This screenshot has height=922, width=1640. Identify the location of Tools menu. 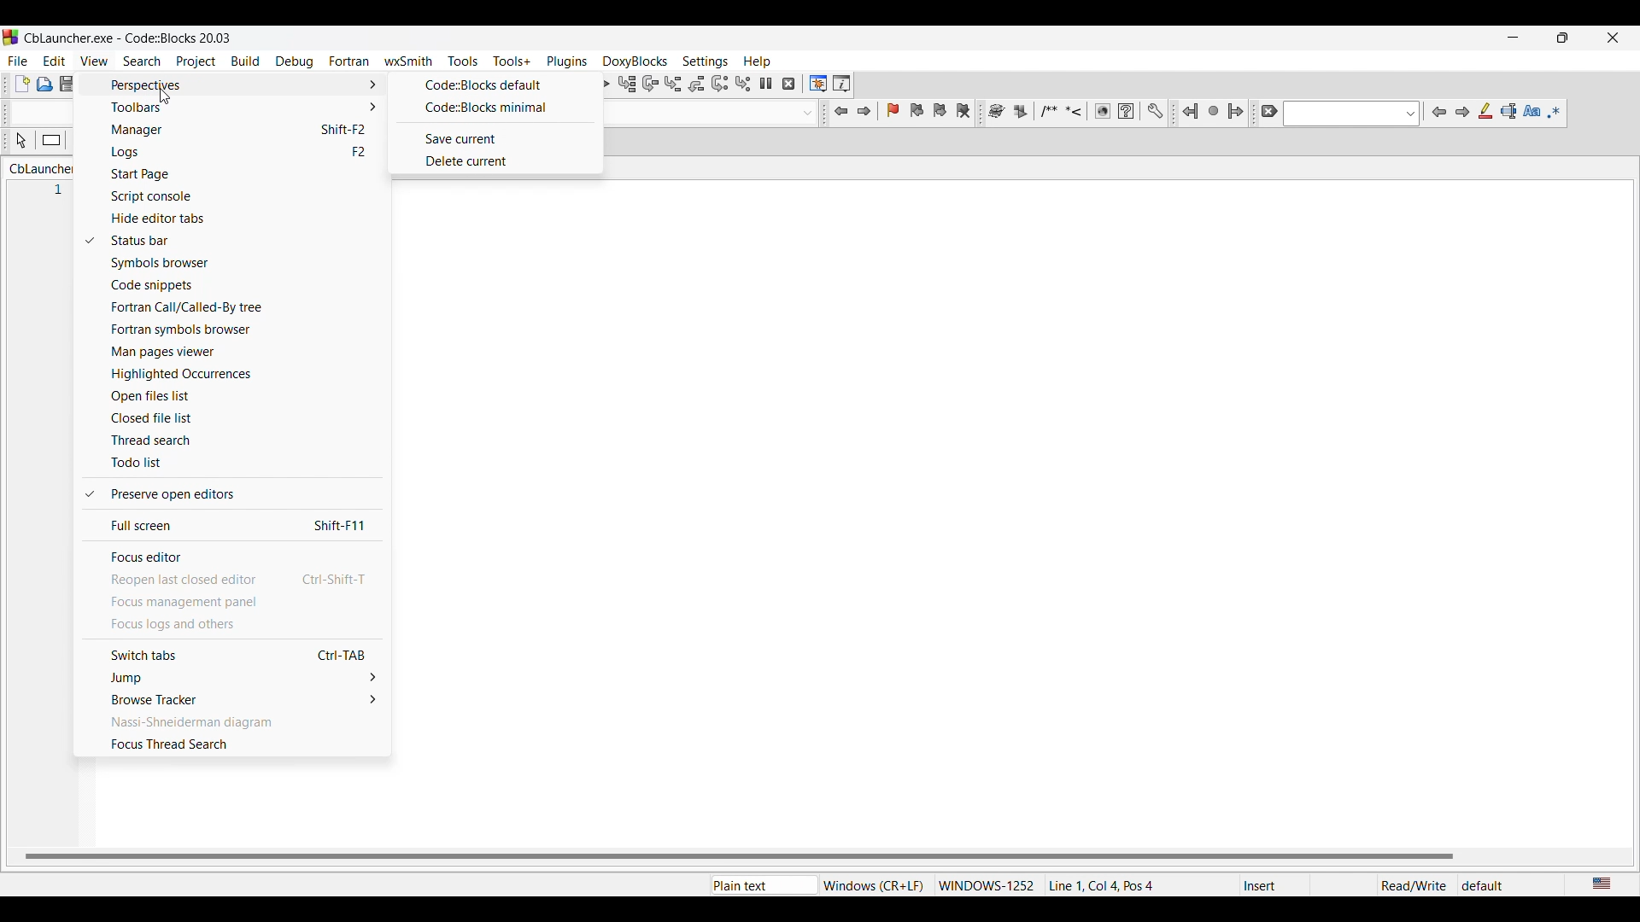
(463, 61).